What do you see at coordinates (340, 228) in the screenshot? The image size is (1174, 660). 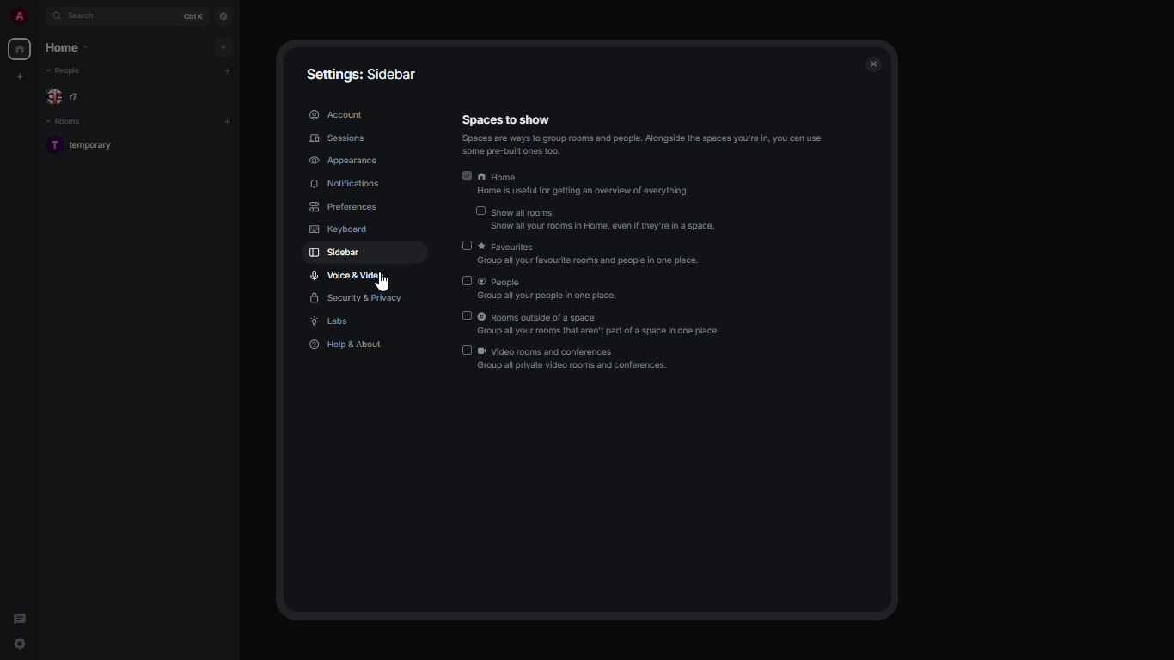 I see `keyboard` at bounding box center [340, 228].